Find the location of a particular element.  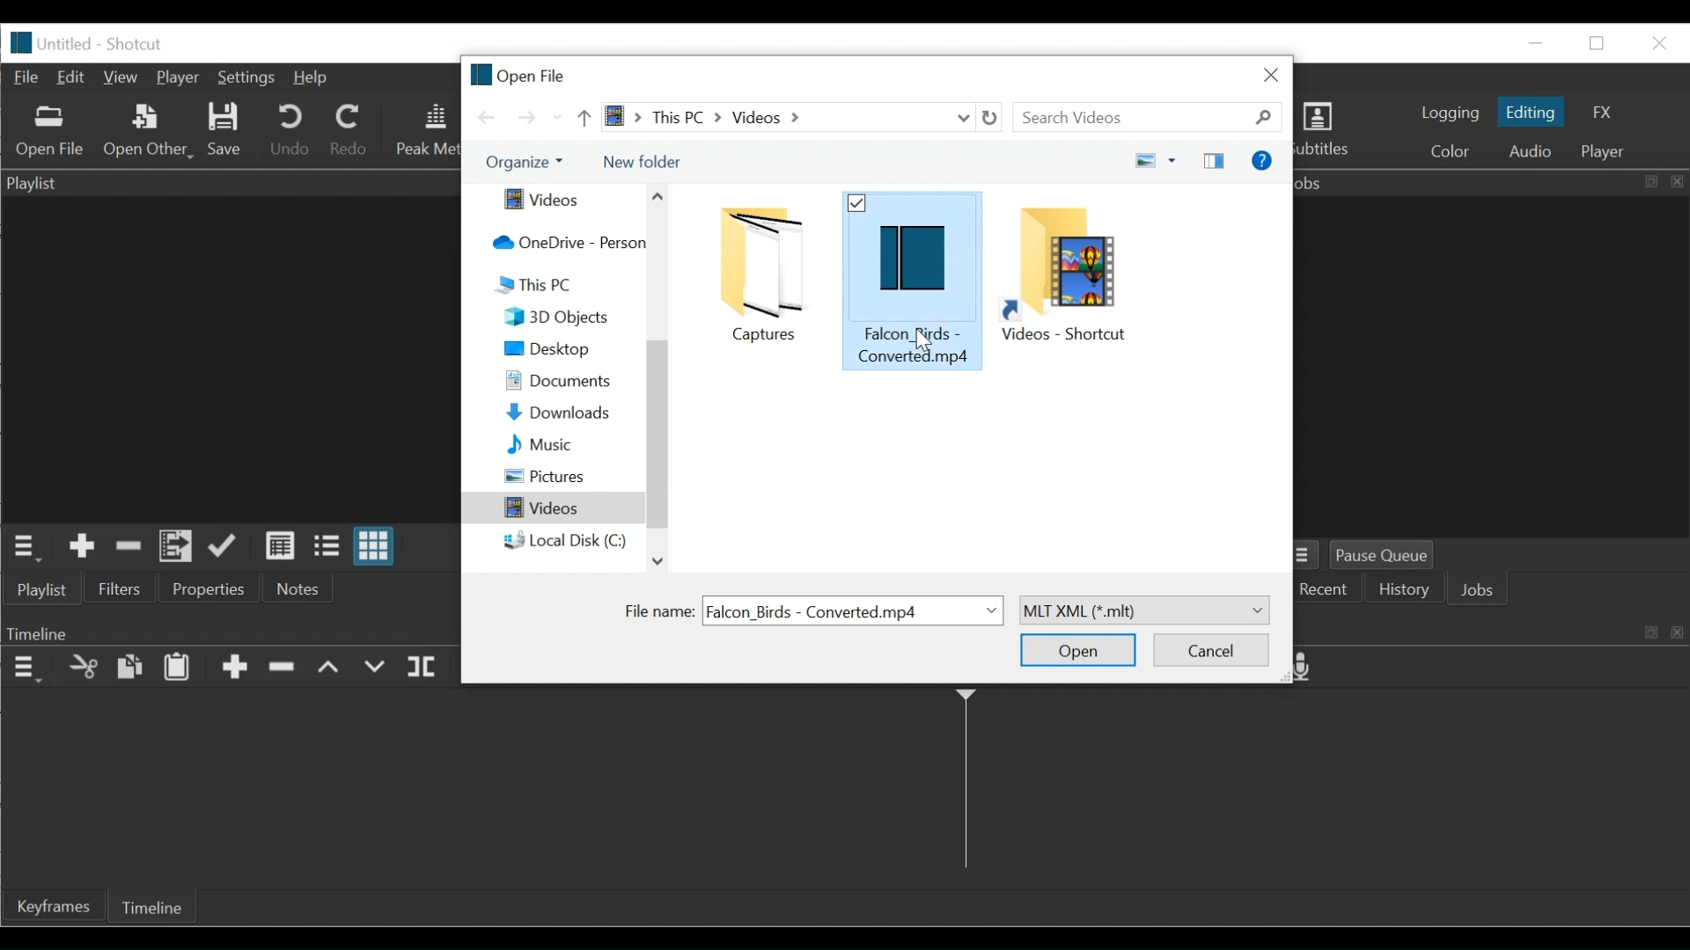

Split at playhead is located at coordinates (424, 668).